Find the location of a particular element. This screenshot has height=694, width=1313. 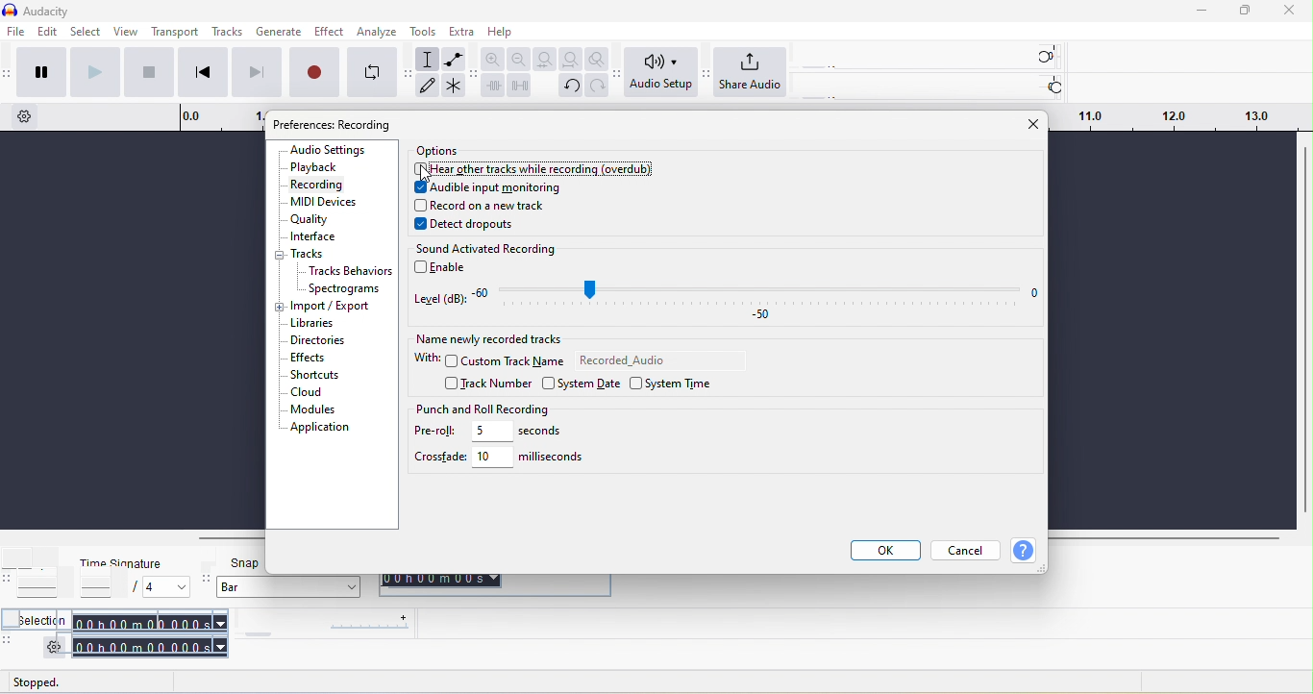

play at speed is located at coordinates (341, 624).